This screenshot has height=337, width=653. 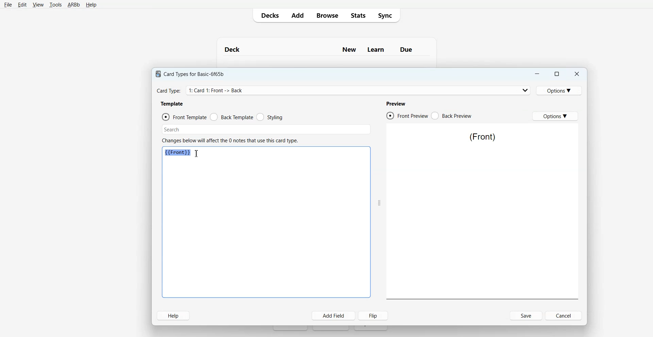 What do you see at coordinates (55, 5) in the screenshot?
I see `Tools` at bounding box center [55, 5].